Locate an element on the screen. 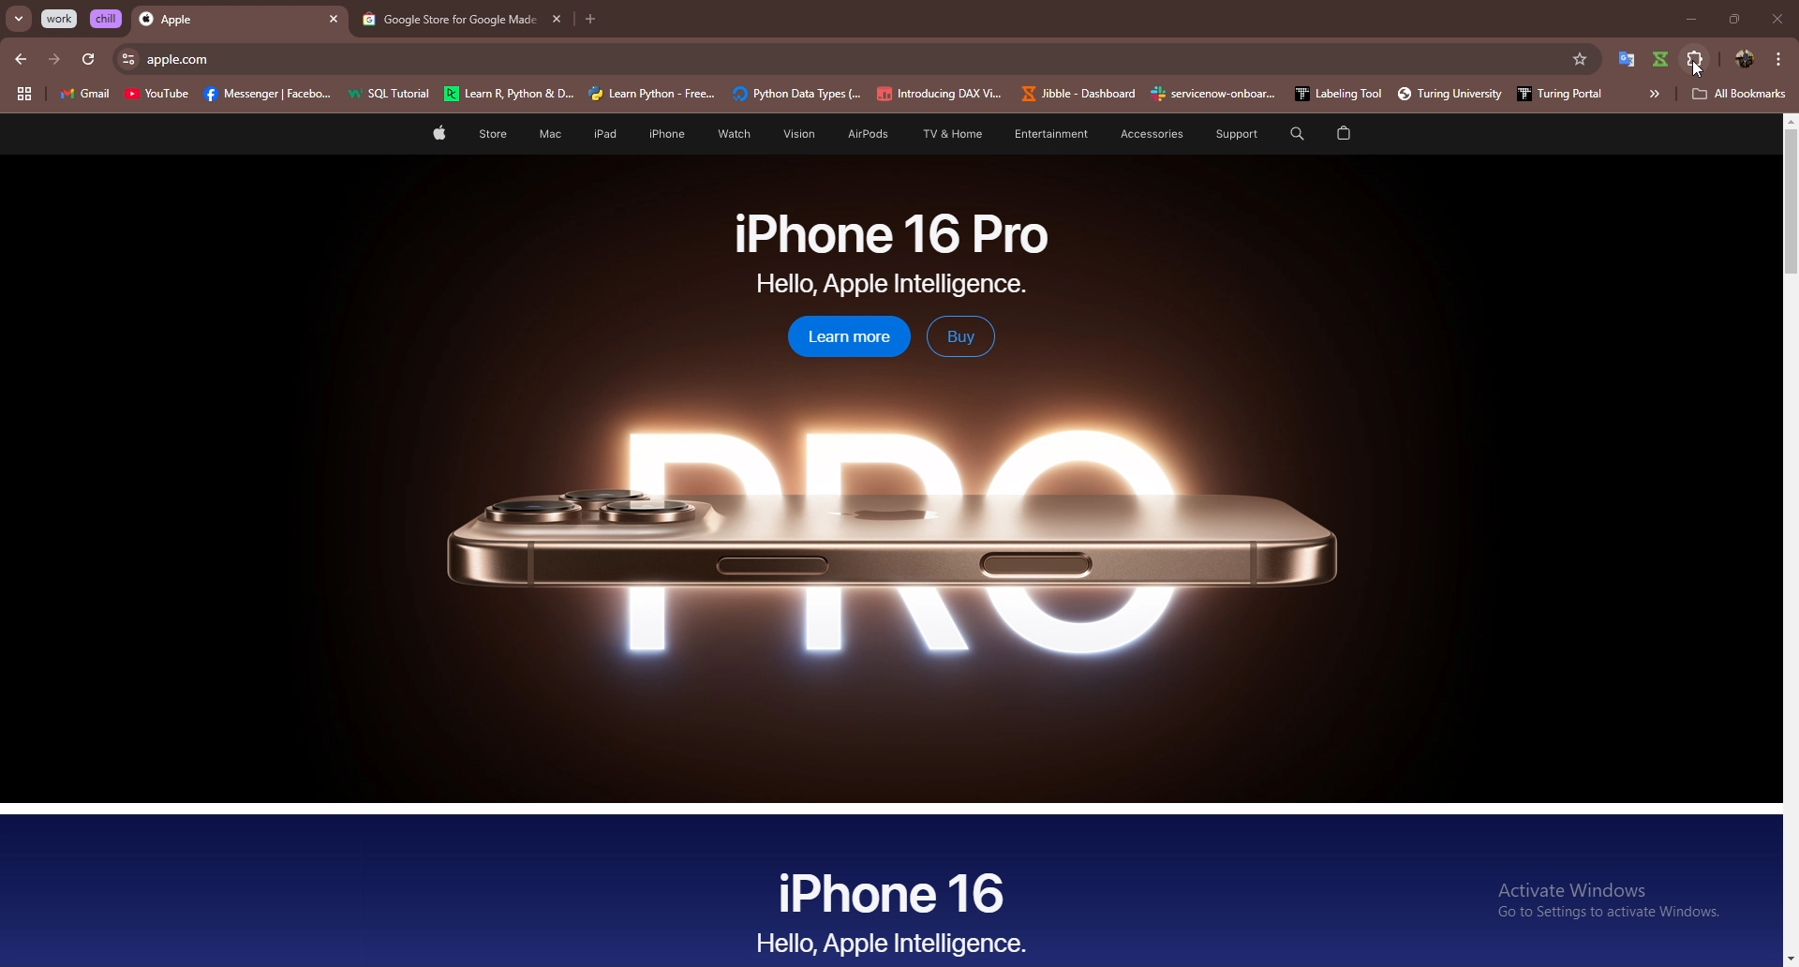 The image size is (1799, 967). Introducing DAX Vi.. is located at coordinates (940, 94).